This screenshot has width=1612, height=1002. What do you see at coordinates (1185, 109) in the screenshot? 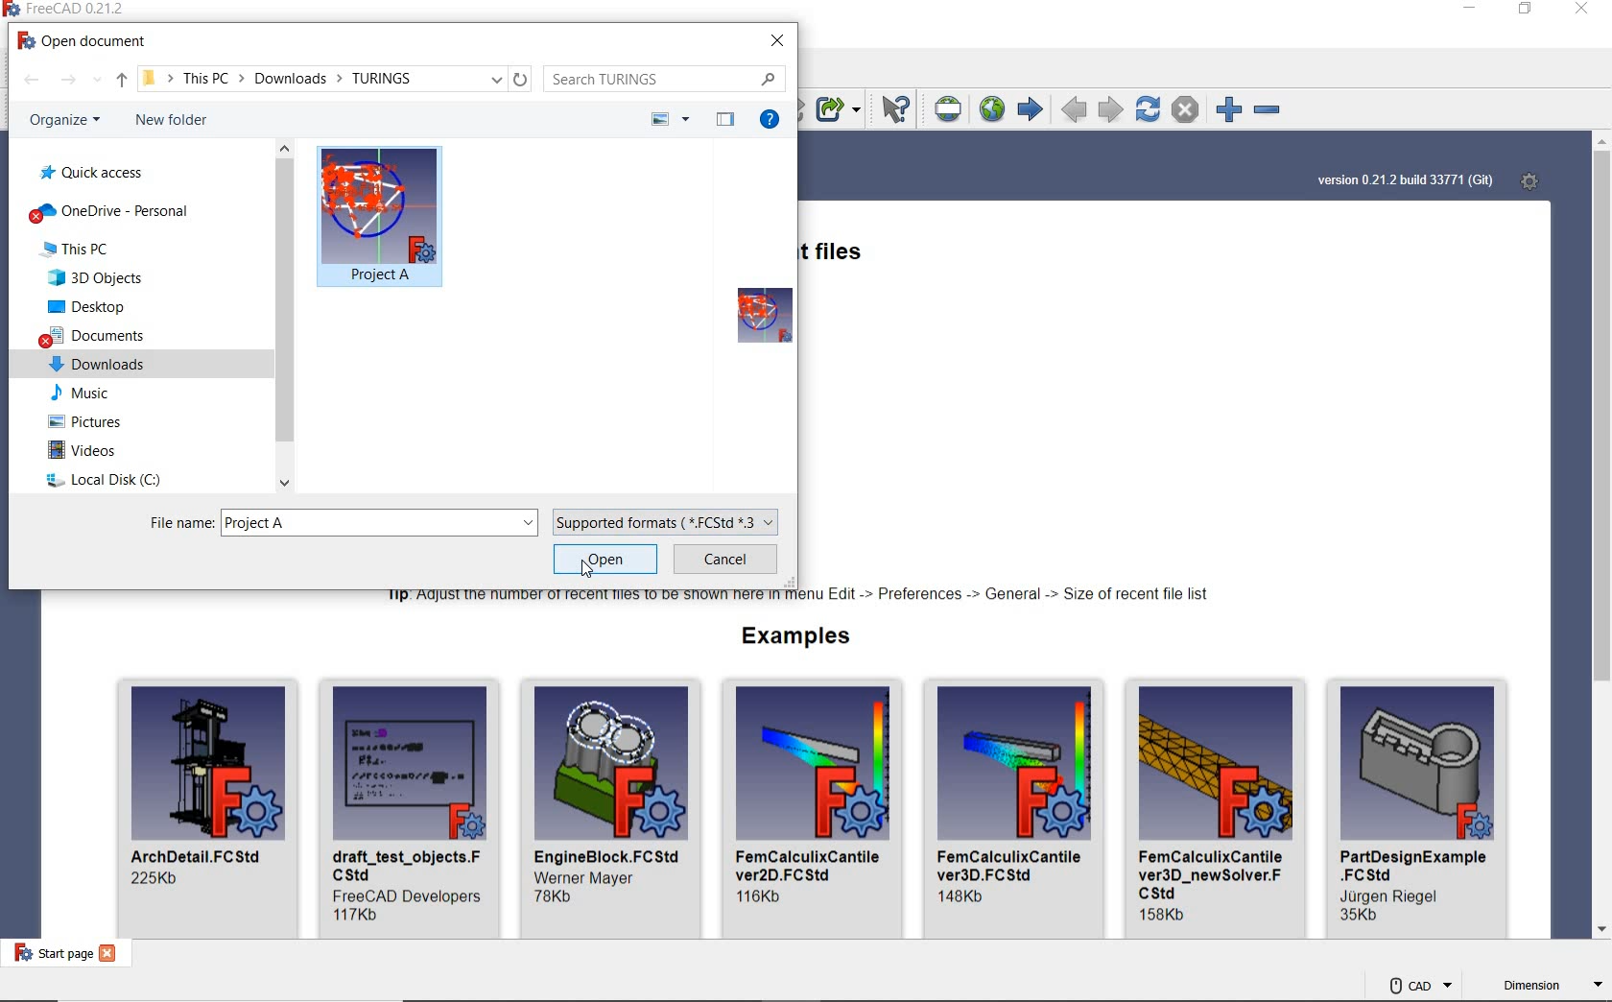
I see `STOP LOADING` at bounding box center [1185, 109].